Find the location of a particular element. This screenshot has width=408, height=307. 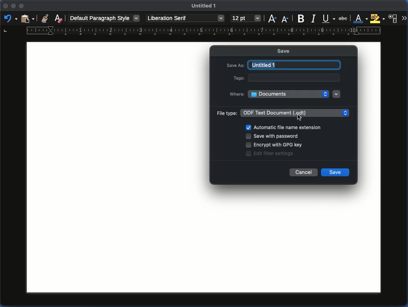

Minimize is located at coordinates (14, 7).